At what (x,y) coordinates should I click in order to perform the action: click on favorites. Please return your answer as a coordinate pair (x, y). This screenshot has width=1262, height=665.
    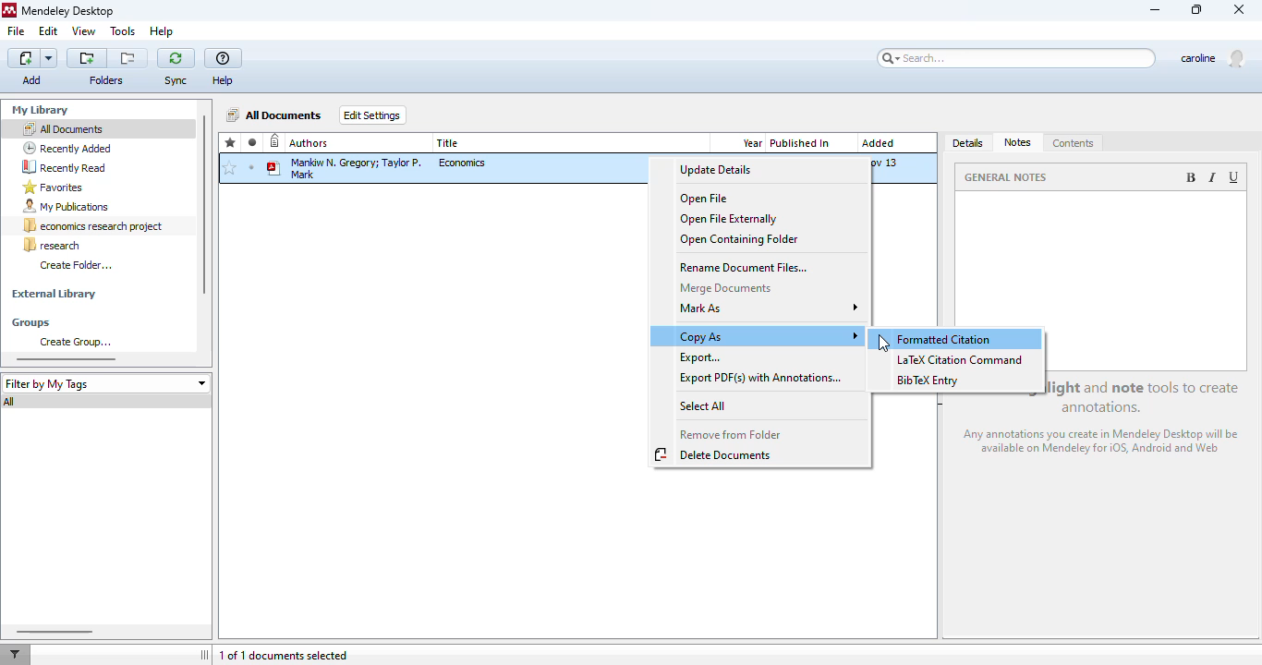
    Looking at the image, I should click on (54, 187).